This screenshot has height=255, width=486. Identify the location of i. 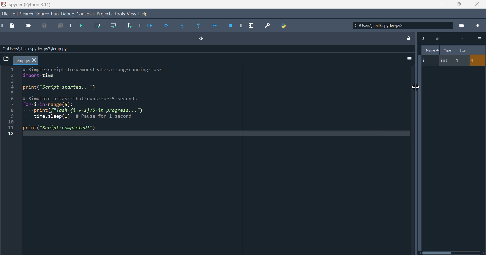
(429, 61).